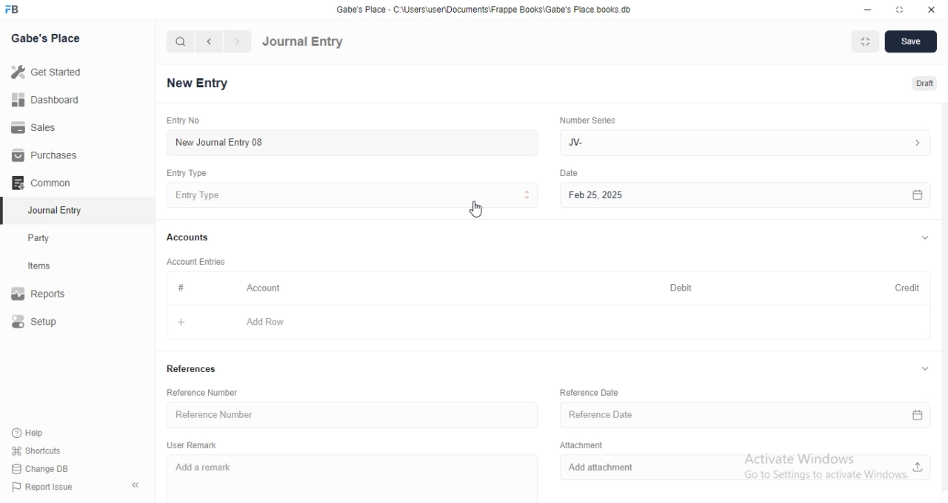  What do you see at coordinates (193, 445) in the screenshot?
I see `User Remark` at bounding box center [193, 445].